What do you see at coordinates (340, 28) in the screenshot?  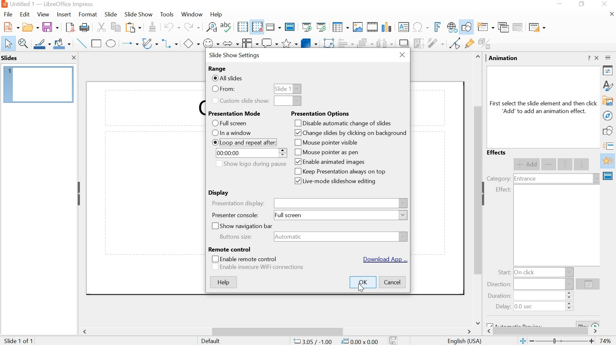 I see `insert table` at bounding box center [340, 28].